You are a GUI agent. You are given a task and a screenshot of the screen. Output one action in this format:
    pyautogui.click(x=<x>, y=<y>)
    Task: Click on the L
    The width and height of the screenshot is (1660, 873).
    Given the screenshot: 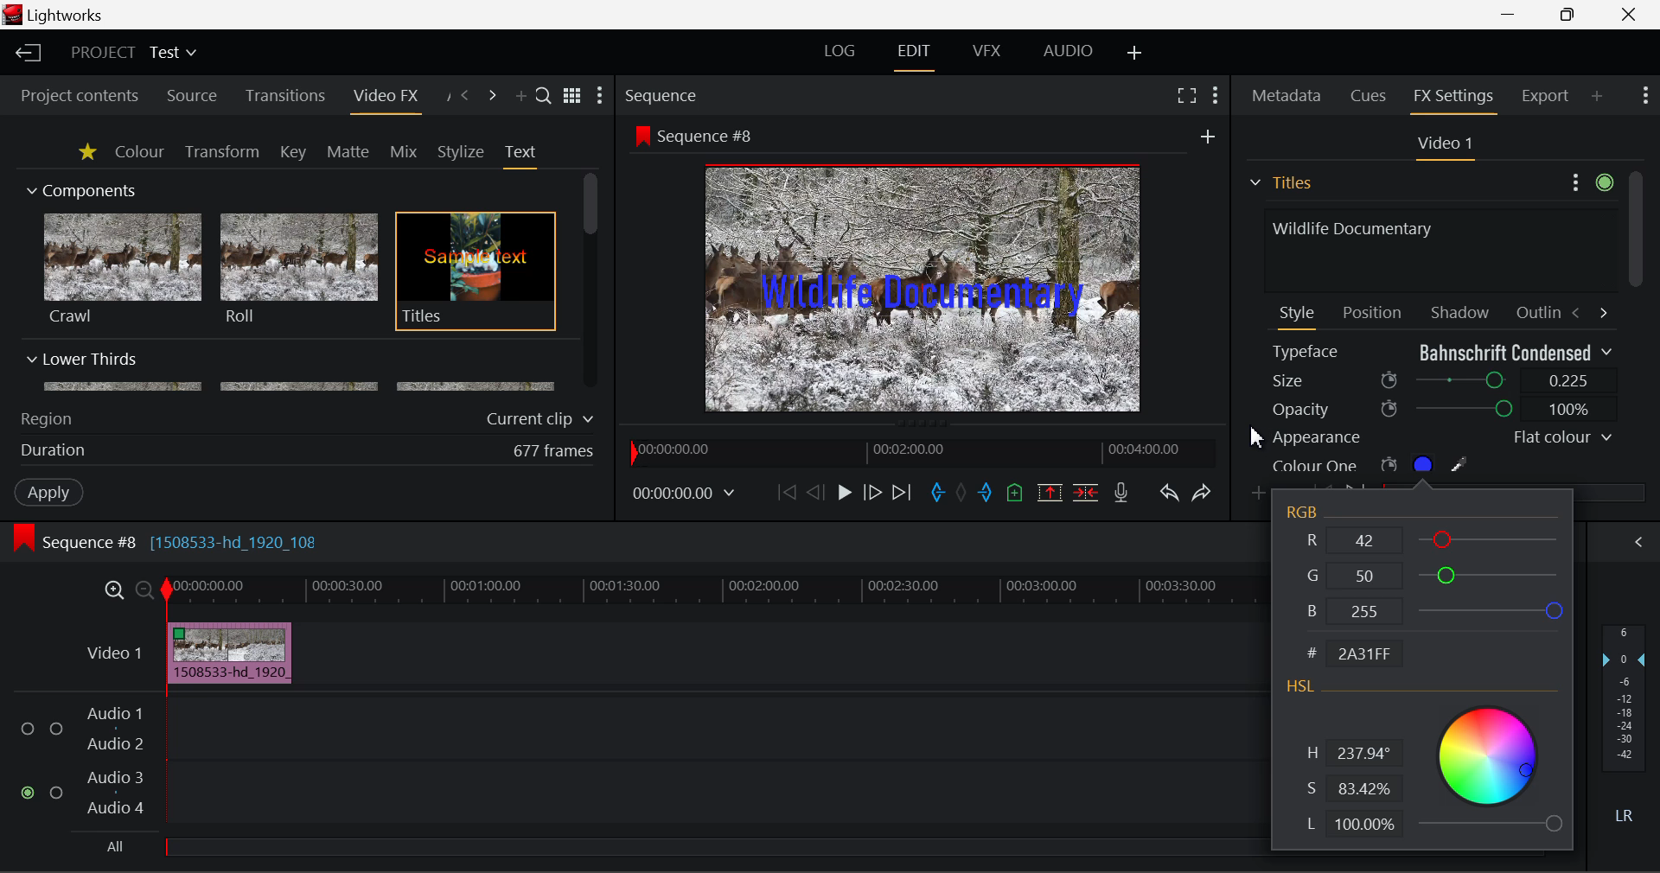 What is the action you would take?
    pyautogui.click(x=1350, y=826)
    